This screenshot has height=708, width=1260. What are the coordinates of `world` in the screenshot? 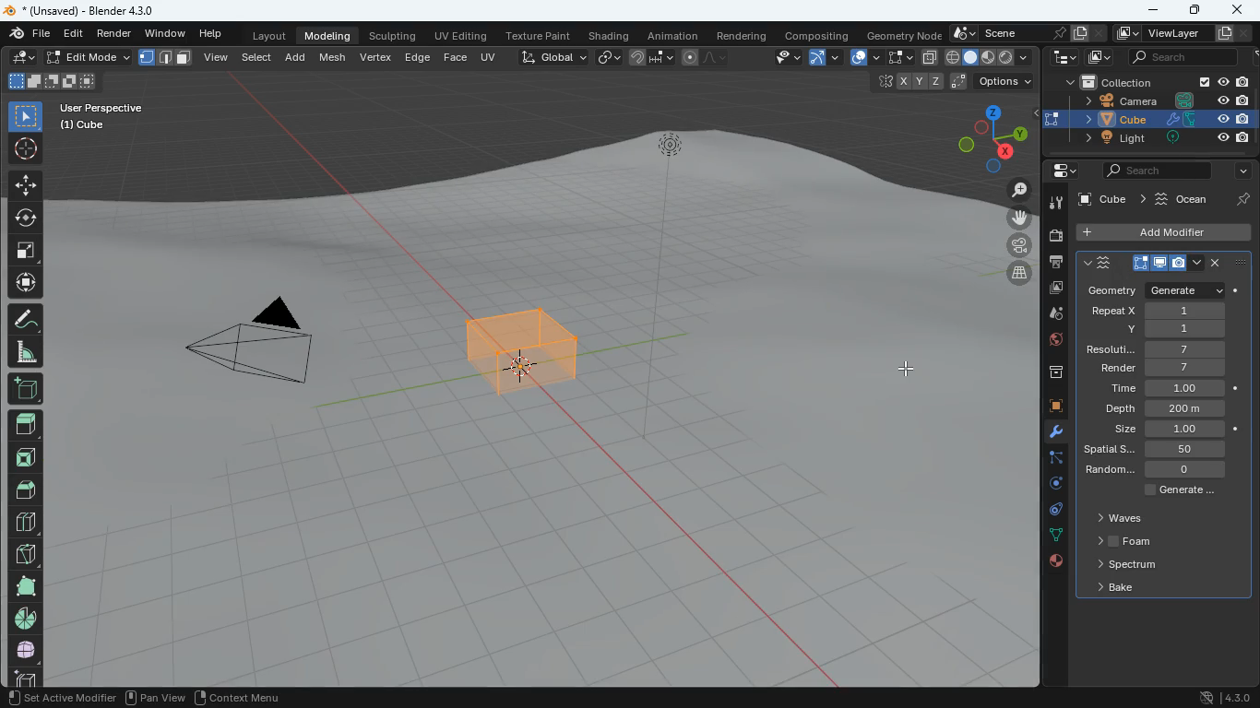 It's located at (1051, 342).